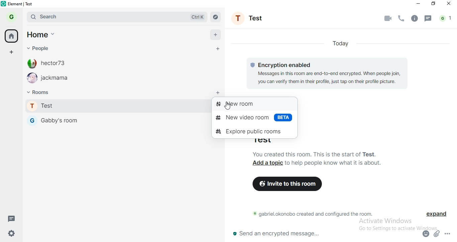  What do you see at coordinates (255, 131) in the screenshot?
I see `explore public rooms` at bounding box center [255, 131].